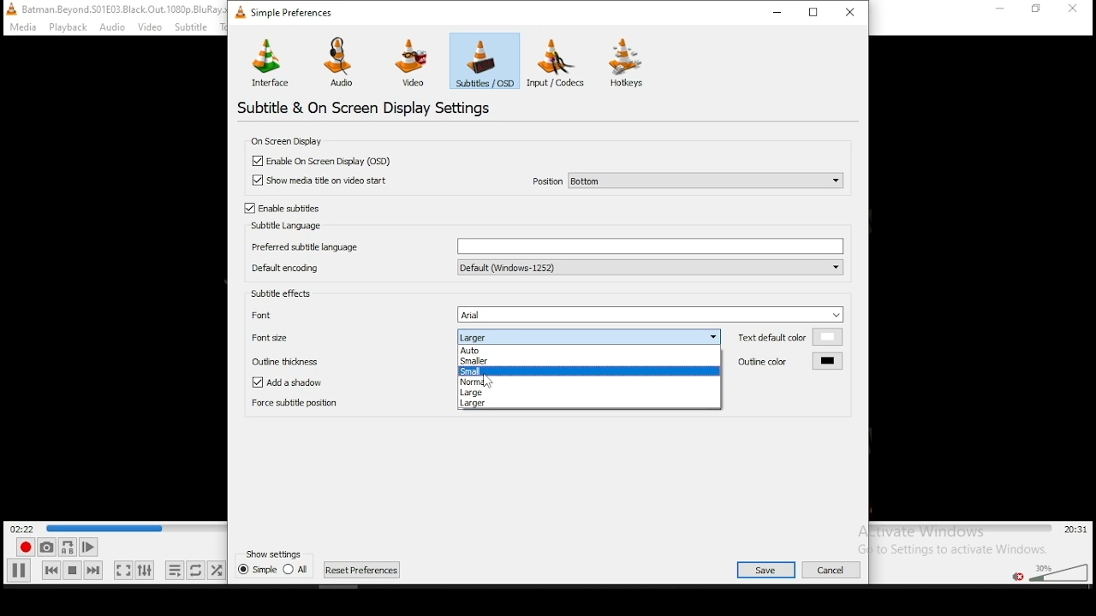 The image size is (1096, 616). What do you see at coordinates (175, 572) in the screenshot?
I see `toggle playlist` at bounding box center [175, 572].